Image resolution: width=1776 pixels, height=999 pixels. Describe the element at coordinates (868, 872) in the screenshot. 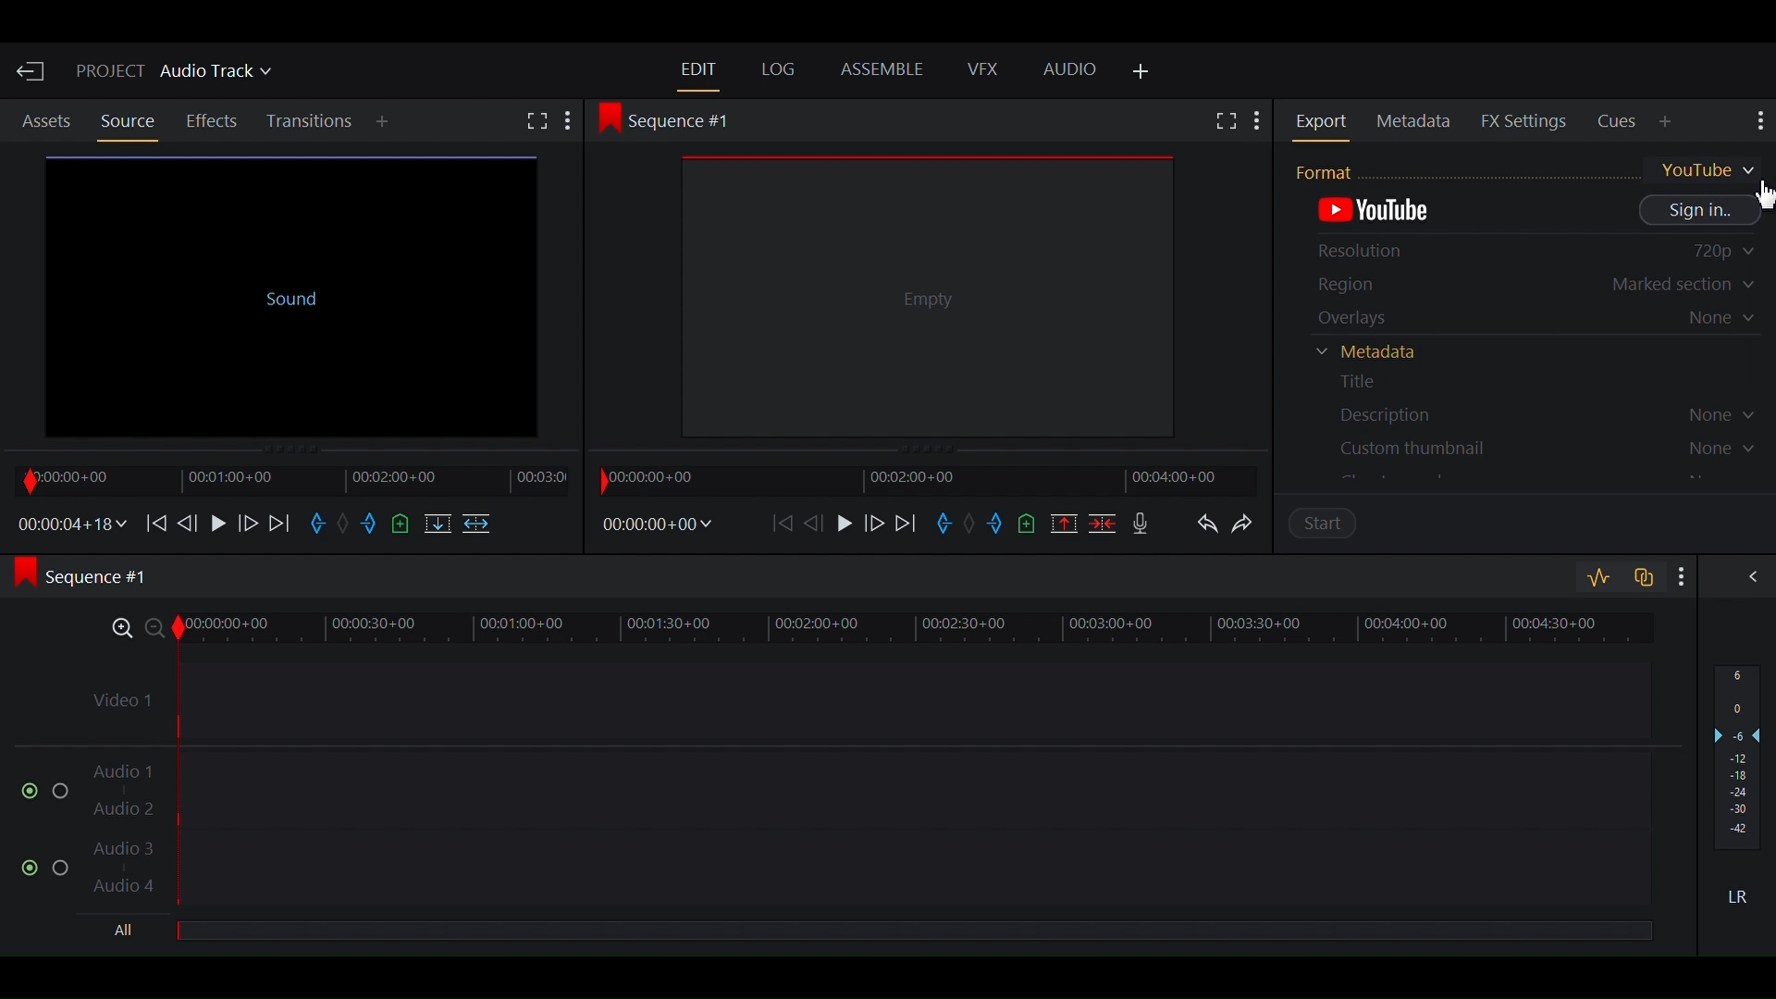

I see `Audio Track 3, Audio Track 4` at that location.